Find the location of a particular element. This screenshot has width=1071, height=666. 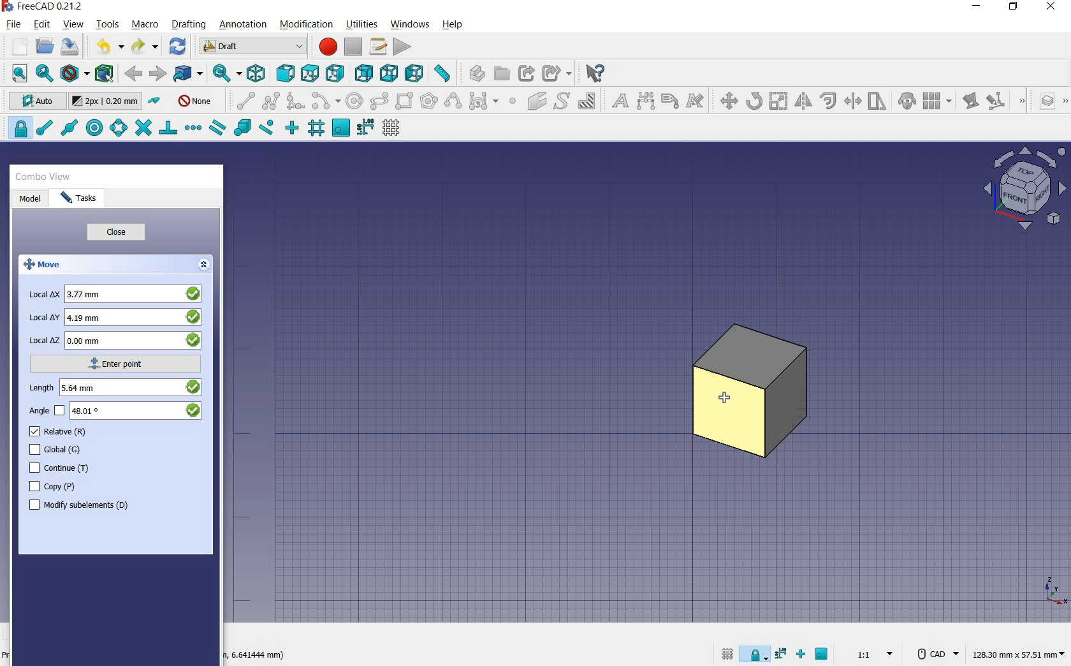

snap dimensions is located at coordinates (366, 128).